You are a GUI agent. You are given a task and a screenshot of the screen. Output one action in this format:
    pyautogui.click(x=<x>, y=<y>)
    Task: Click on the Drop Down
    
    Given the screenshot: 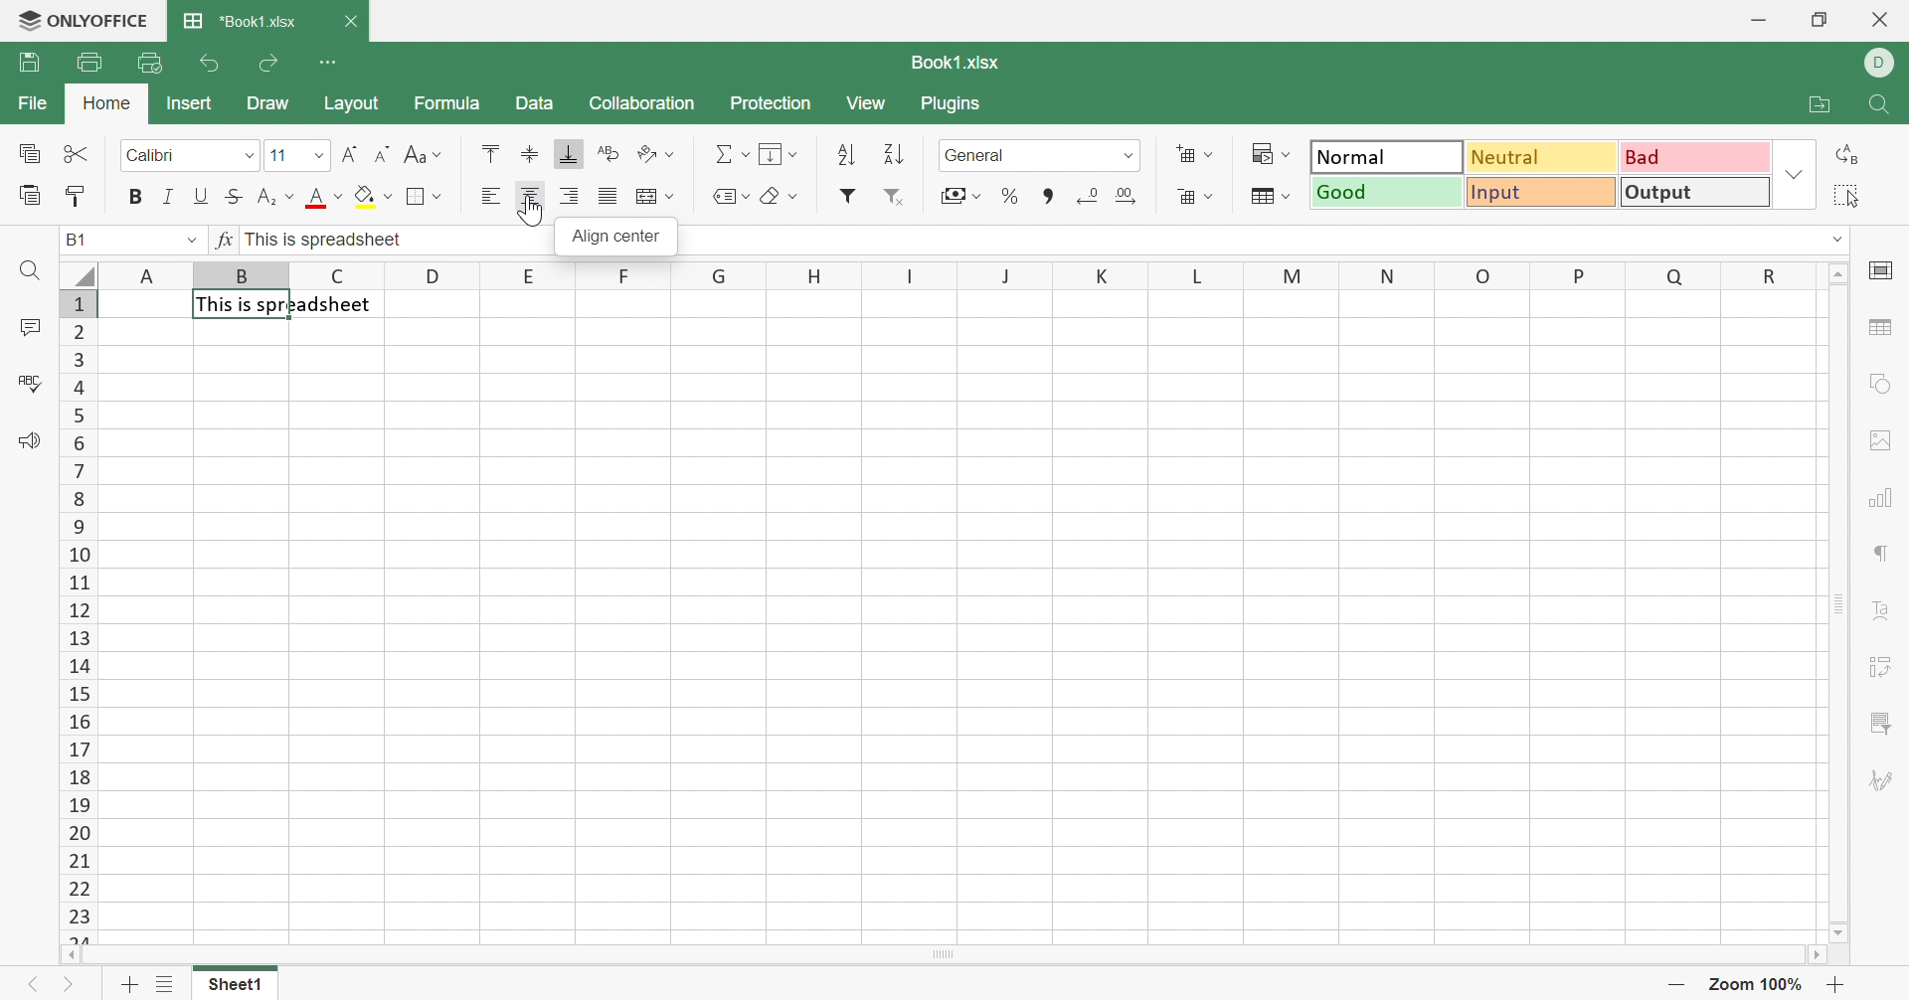 What is the action you would take?
    pyautogui.click(x=1210, y=156)
    